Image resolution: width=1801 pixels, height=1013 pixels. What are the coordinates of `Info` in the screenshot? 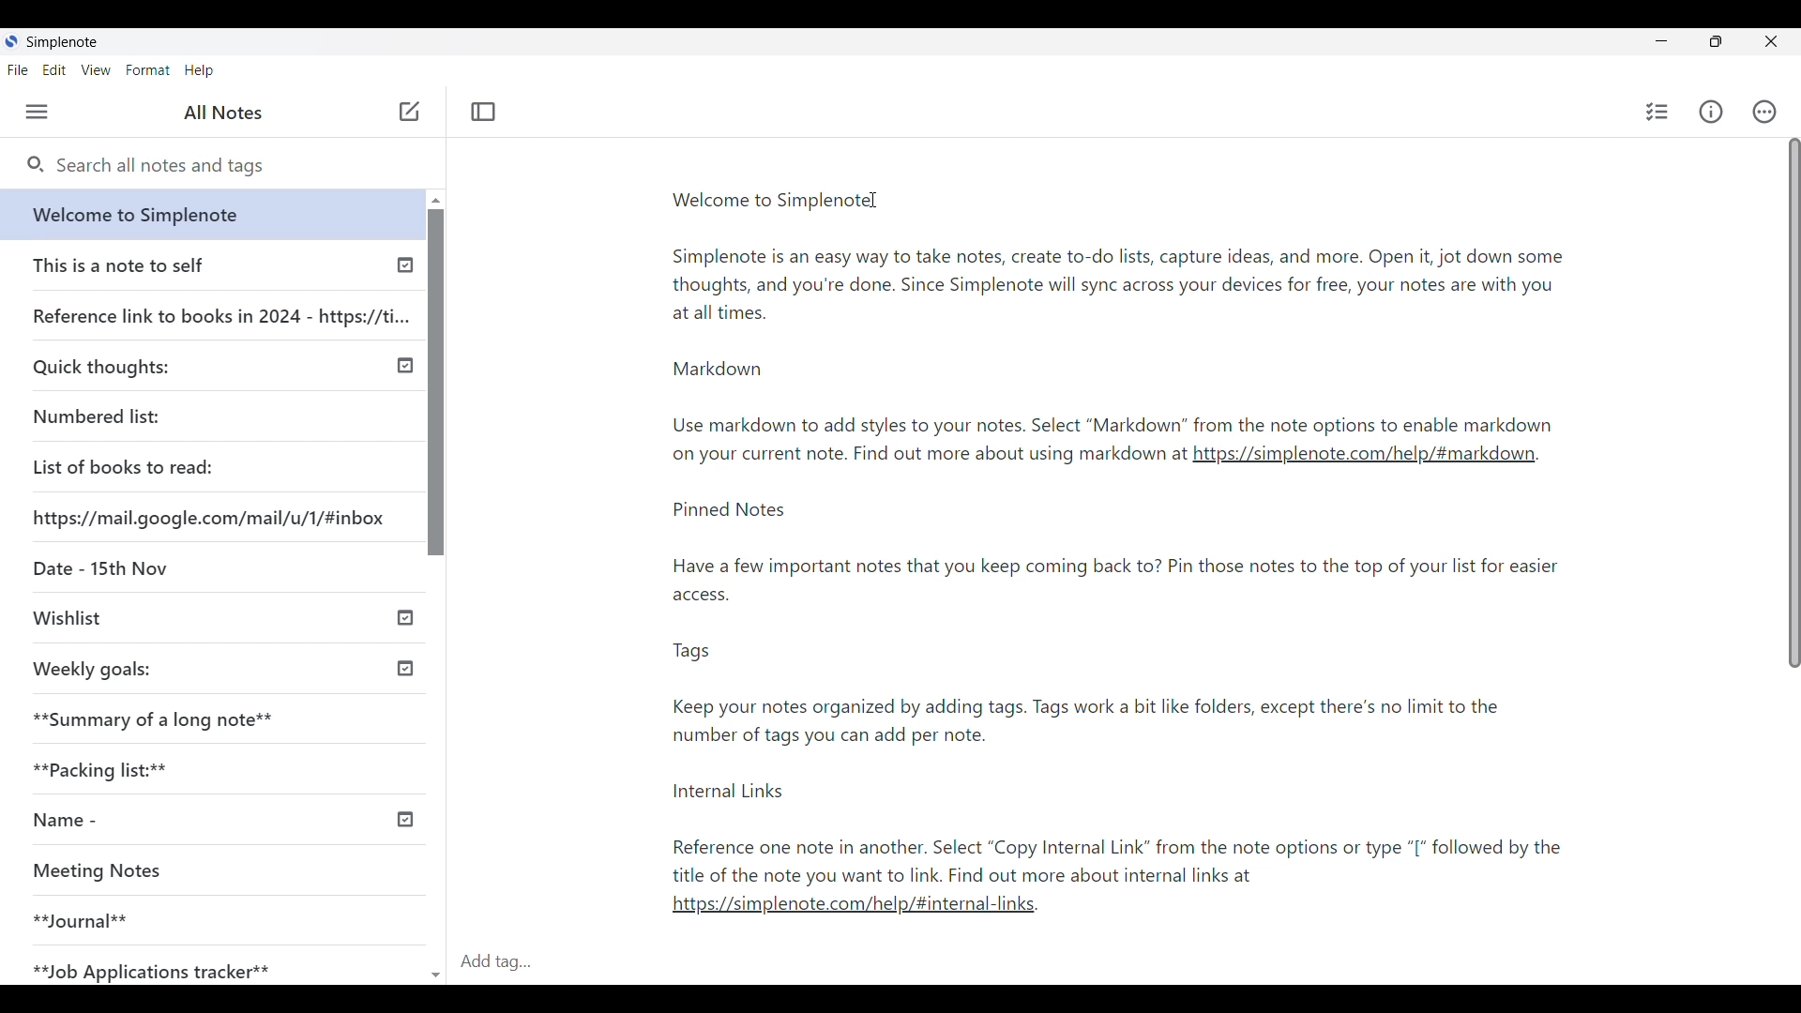 It's located at (1711, 112).